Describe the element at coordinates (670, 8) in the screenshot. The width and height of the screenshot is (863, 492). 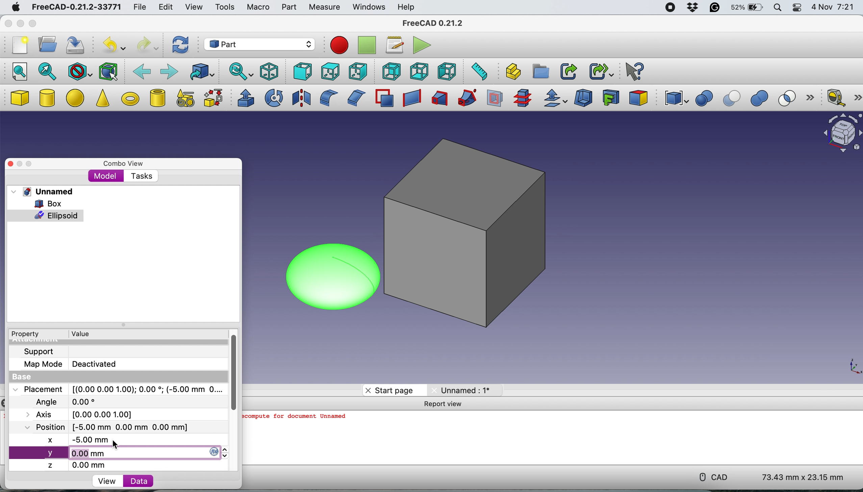
I see `screen recorder` at that location.